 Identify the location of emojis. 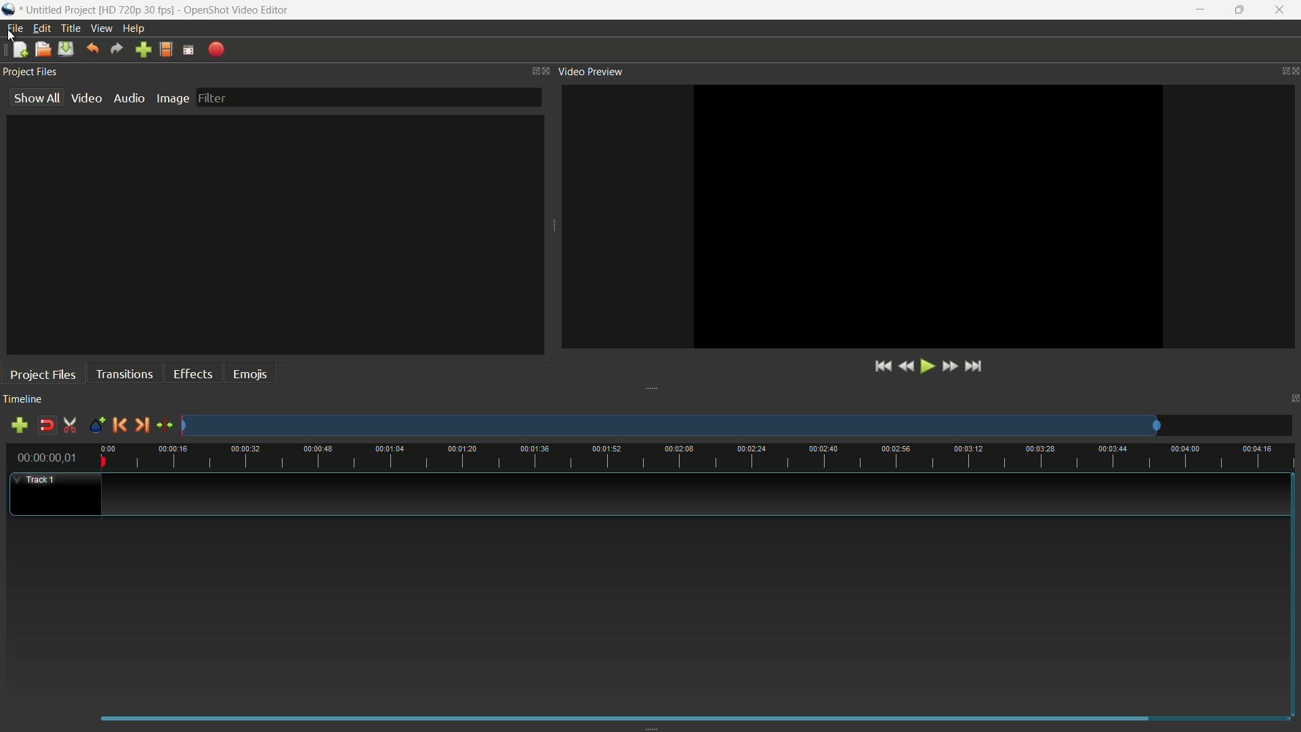
(253, 373).